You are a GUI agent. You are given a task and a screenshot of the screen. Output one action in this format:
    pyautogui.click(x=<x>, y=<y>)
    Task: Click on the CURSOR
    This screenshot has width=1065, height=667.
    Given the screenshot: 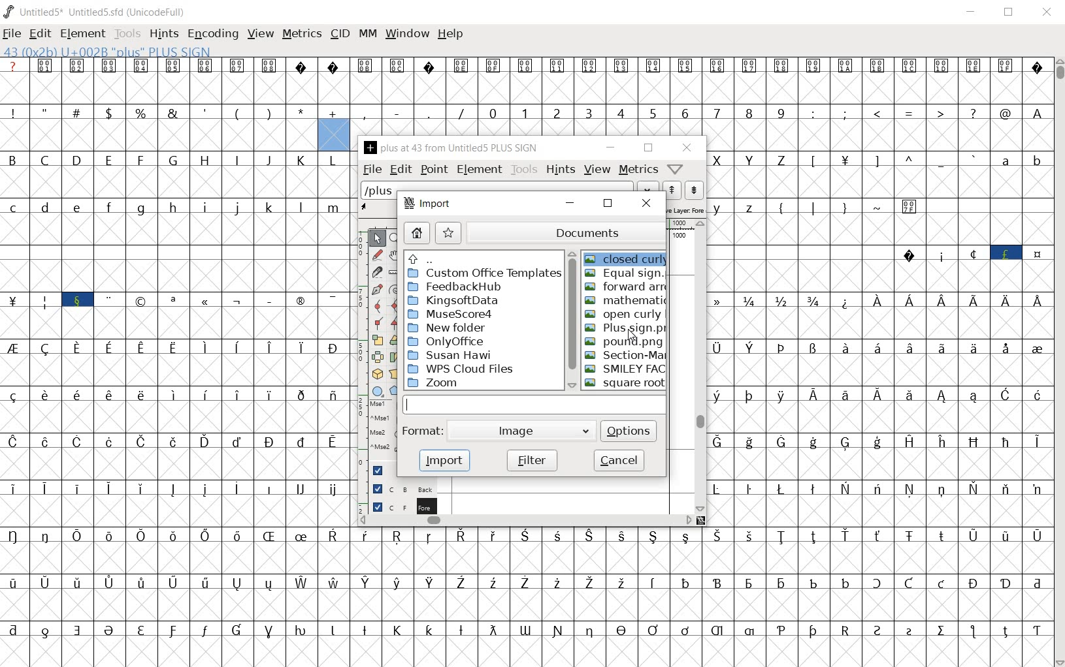 What is the action you would take?
    pyautogui.click(x=632, y=332)
    